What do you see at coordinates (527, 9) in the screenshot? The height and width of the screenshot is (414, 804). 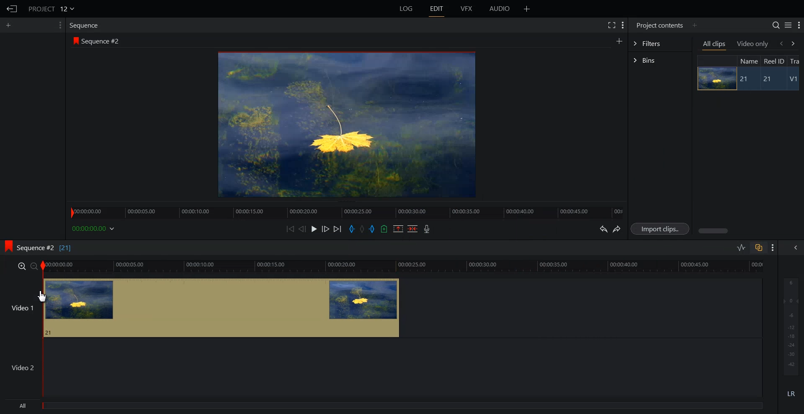 I see `Add panel` at bounding box center [527, 9].